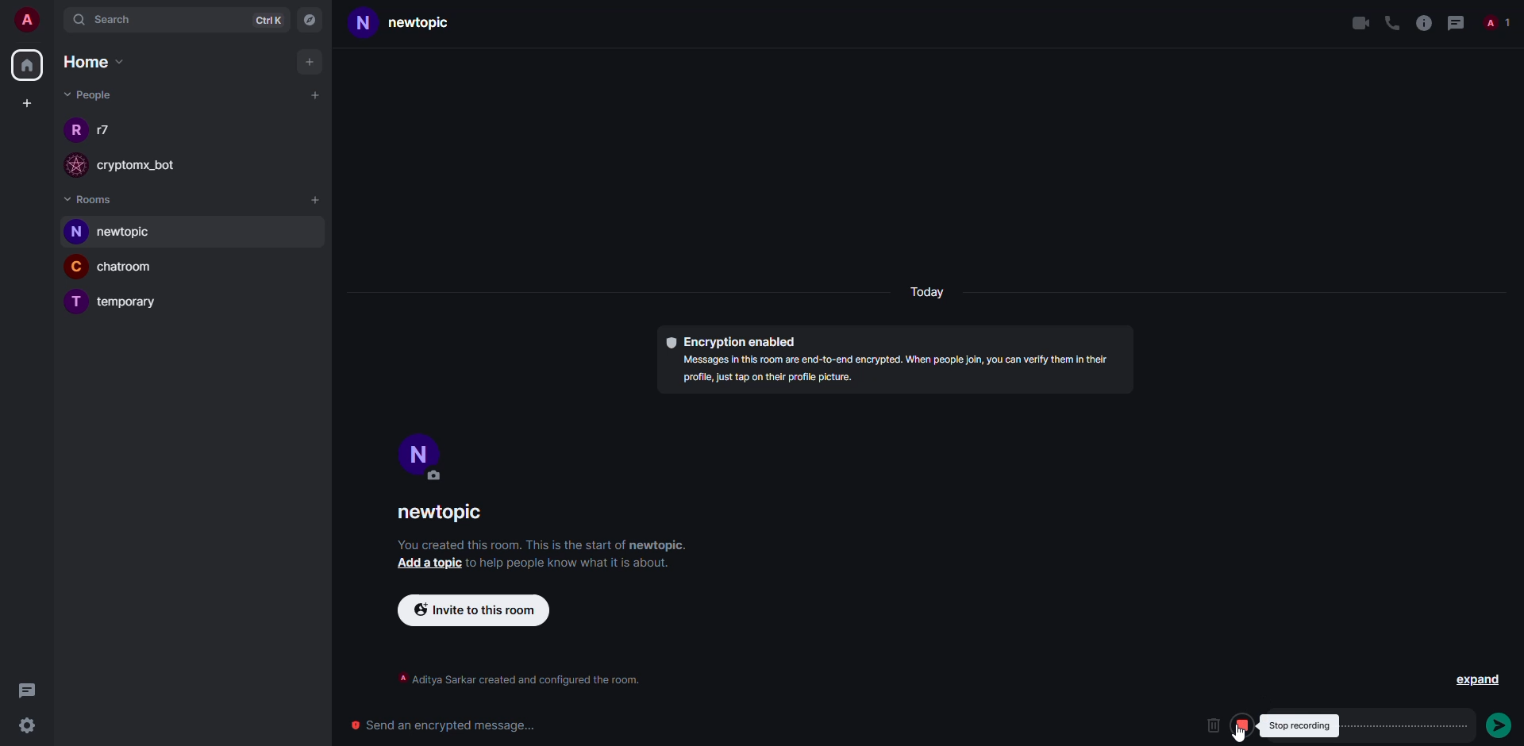 The height and width of the screenshot is (746, 1524). What do you see at coordinates (512, 679) in the screenshot?
I see `info` at bounding box center [512, 679].